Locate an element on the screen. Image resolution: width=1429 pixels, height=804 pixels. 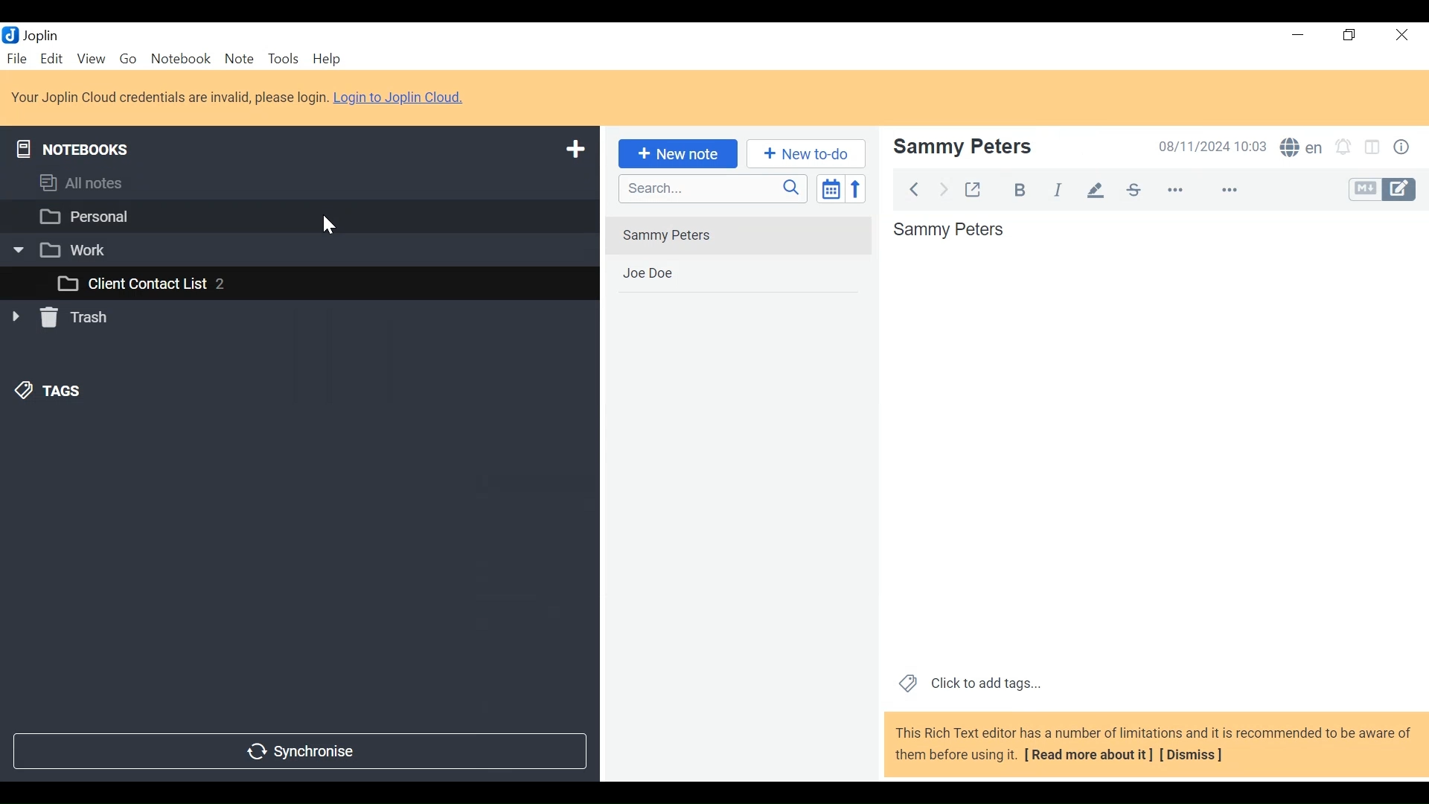
This Rich Text editor has a number of limitations and it is recommended to be aware of
them before using it. [ Read more about it] [Dismiss] is located at coordinates (1149, 745).